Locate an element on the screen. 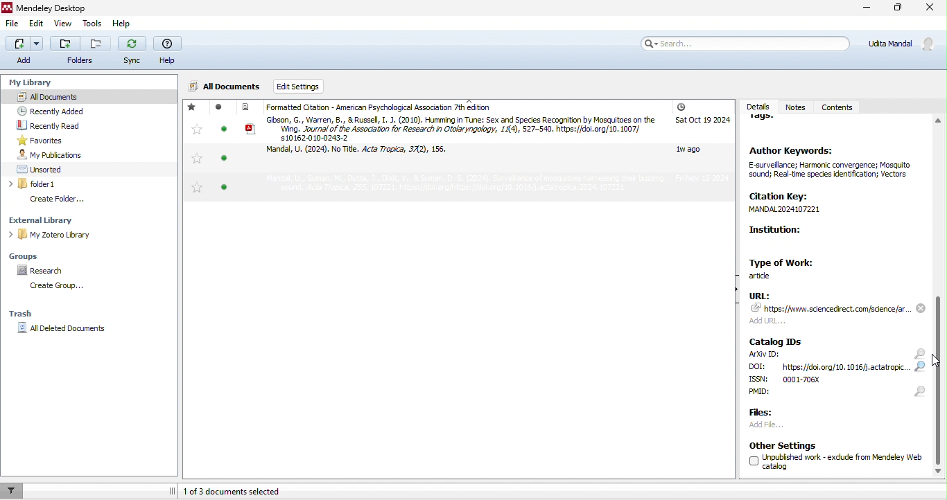  search is located at coordinates (921, 373).